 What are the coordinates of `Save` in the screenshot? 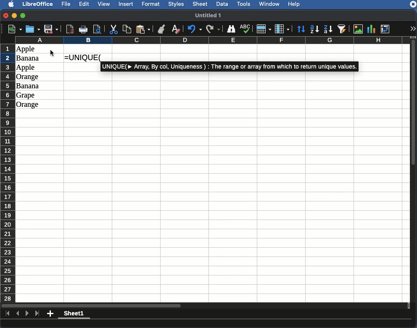 It's located at (51, 29).